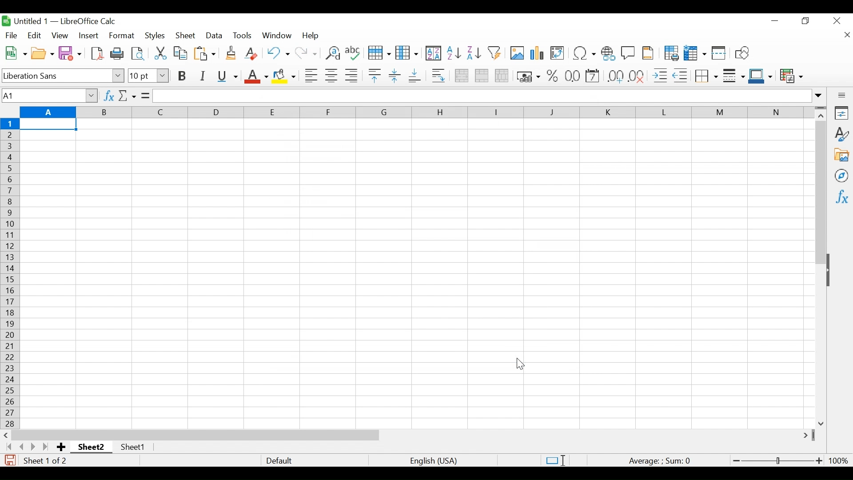  Describe the element at coordinates (215, 36) in the screenshot. I see `Data` at that location.